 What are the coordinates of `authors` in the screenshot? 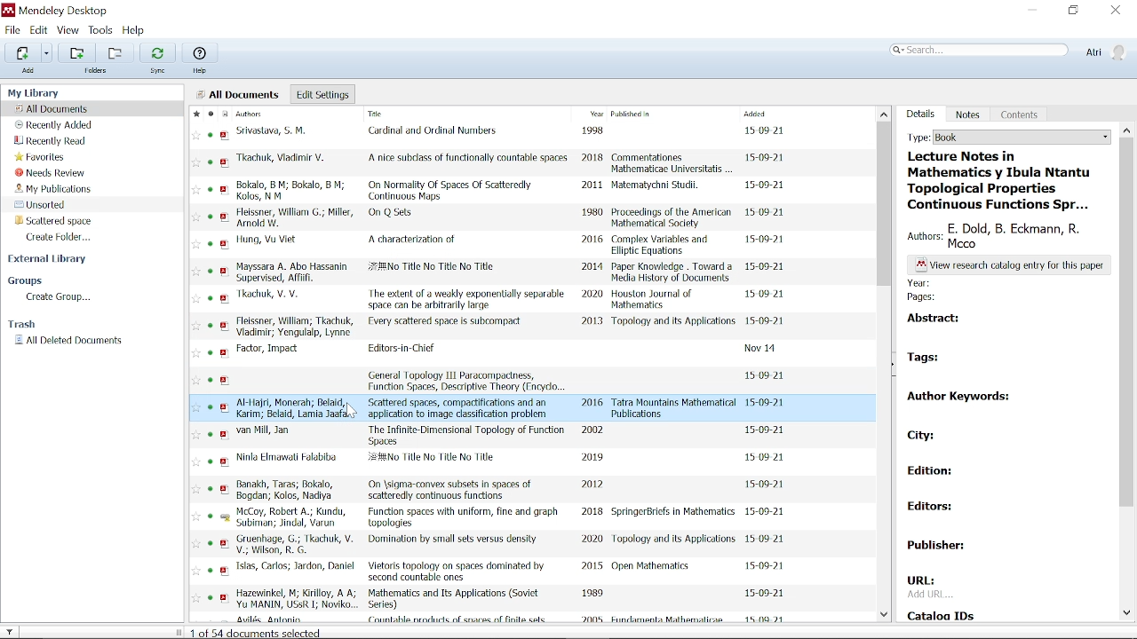 It's located at (298, 407).